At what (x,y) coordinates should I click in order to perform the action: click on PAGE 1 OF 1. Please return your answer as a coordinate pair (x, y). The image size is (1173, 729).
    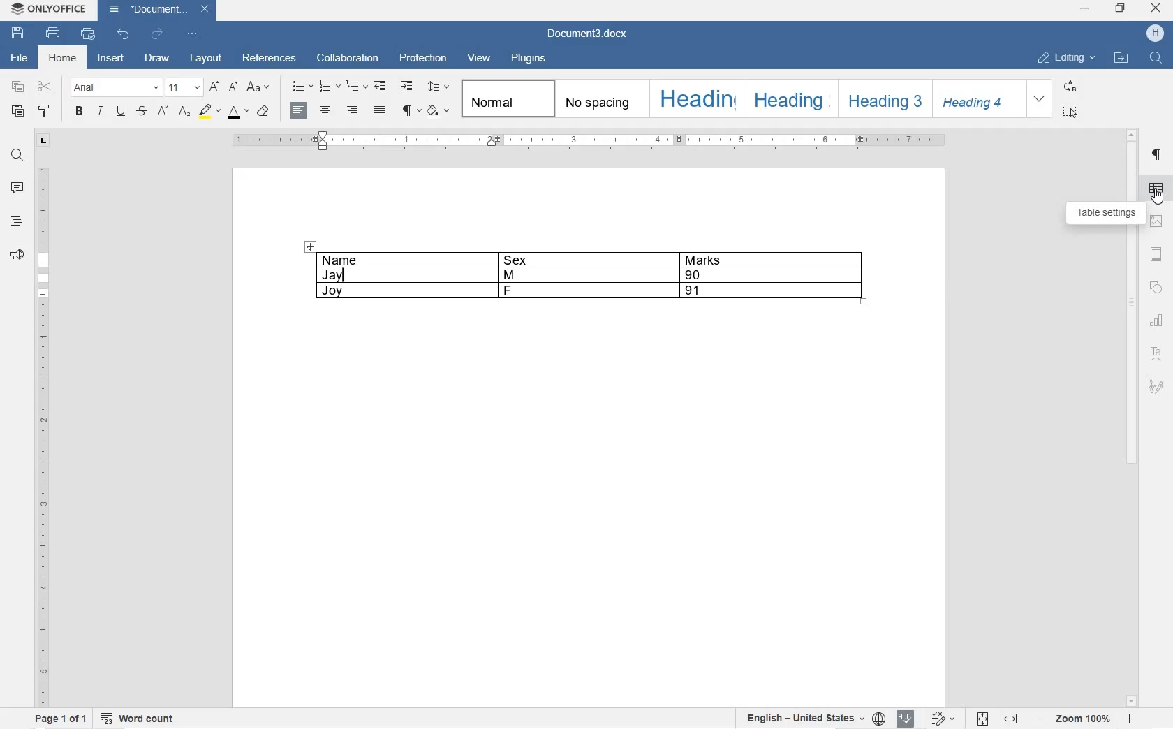
    Looking at the image, I should click on (59, 718).